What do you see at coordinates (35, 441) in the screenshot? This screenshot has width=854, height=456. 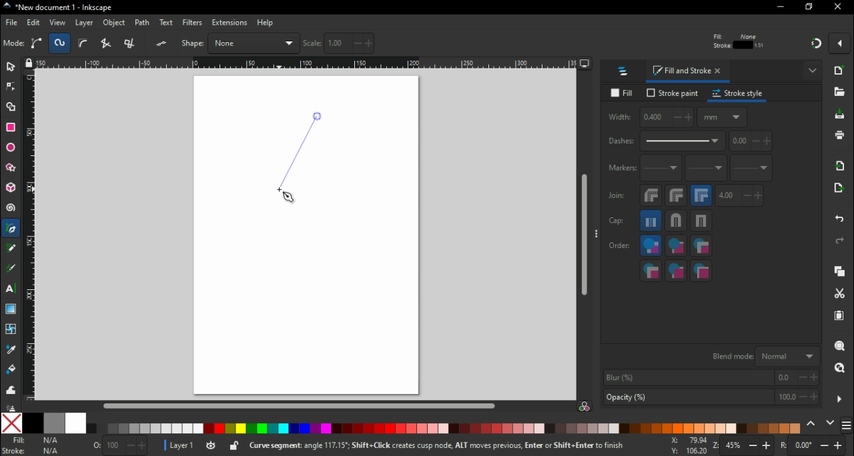 I see `fill color` at bounding box center [35, 441].